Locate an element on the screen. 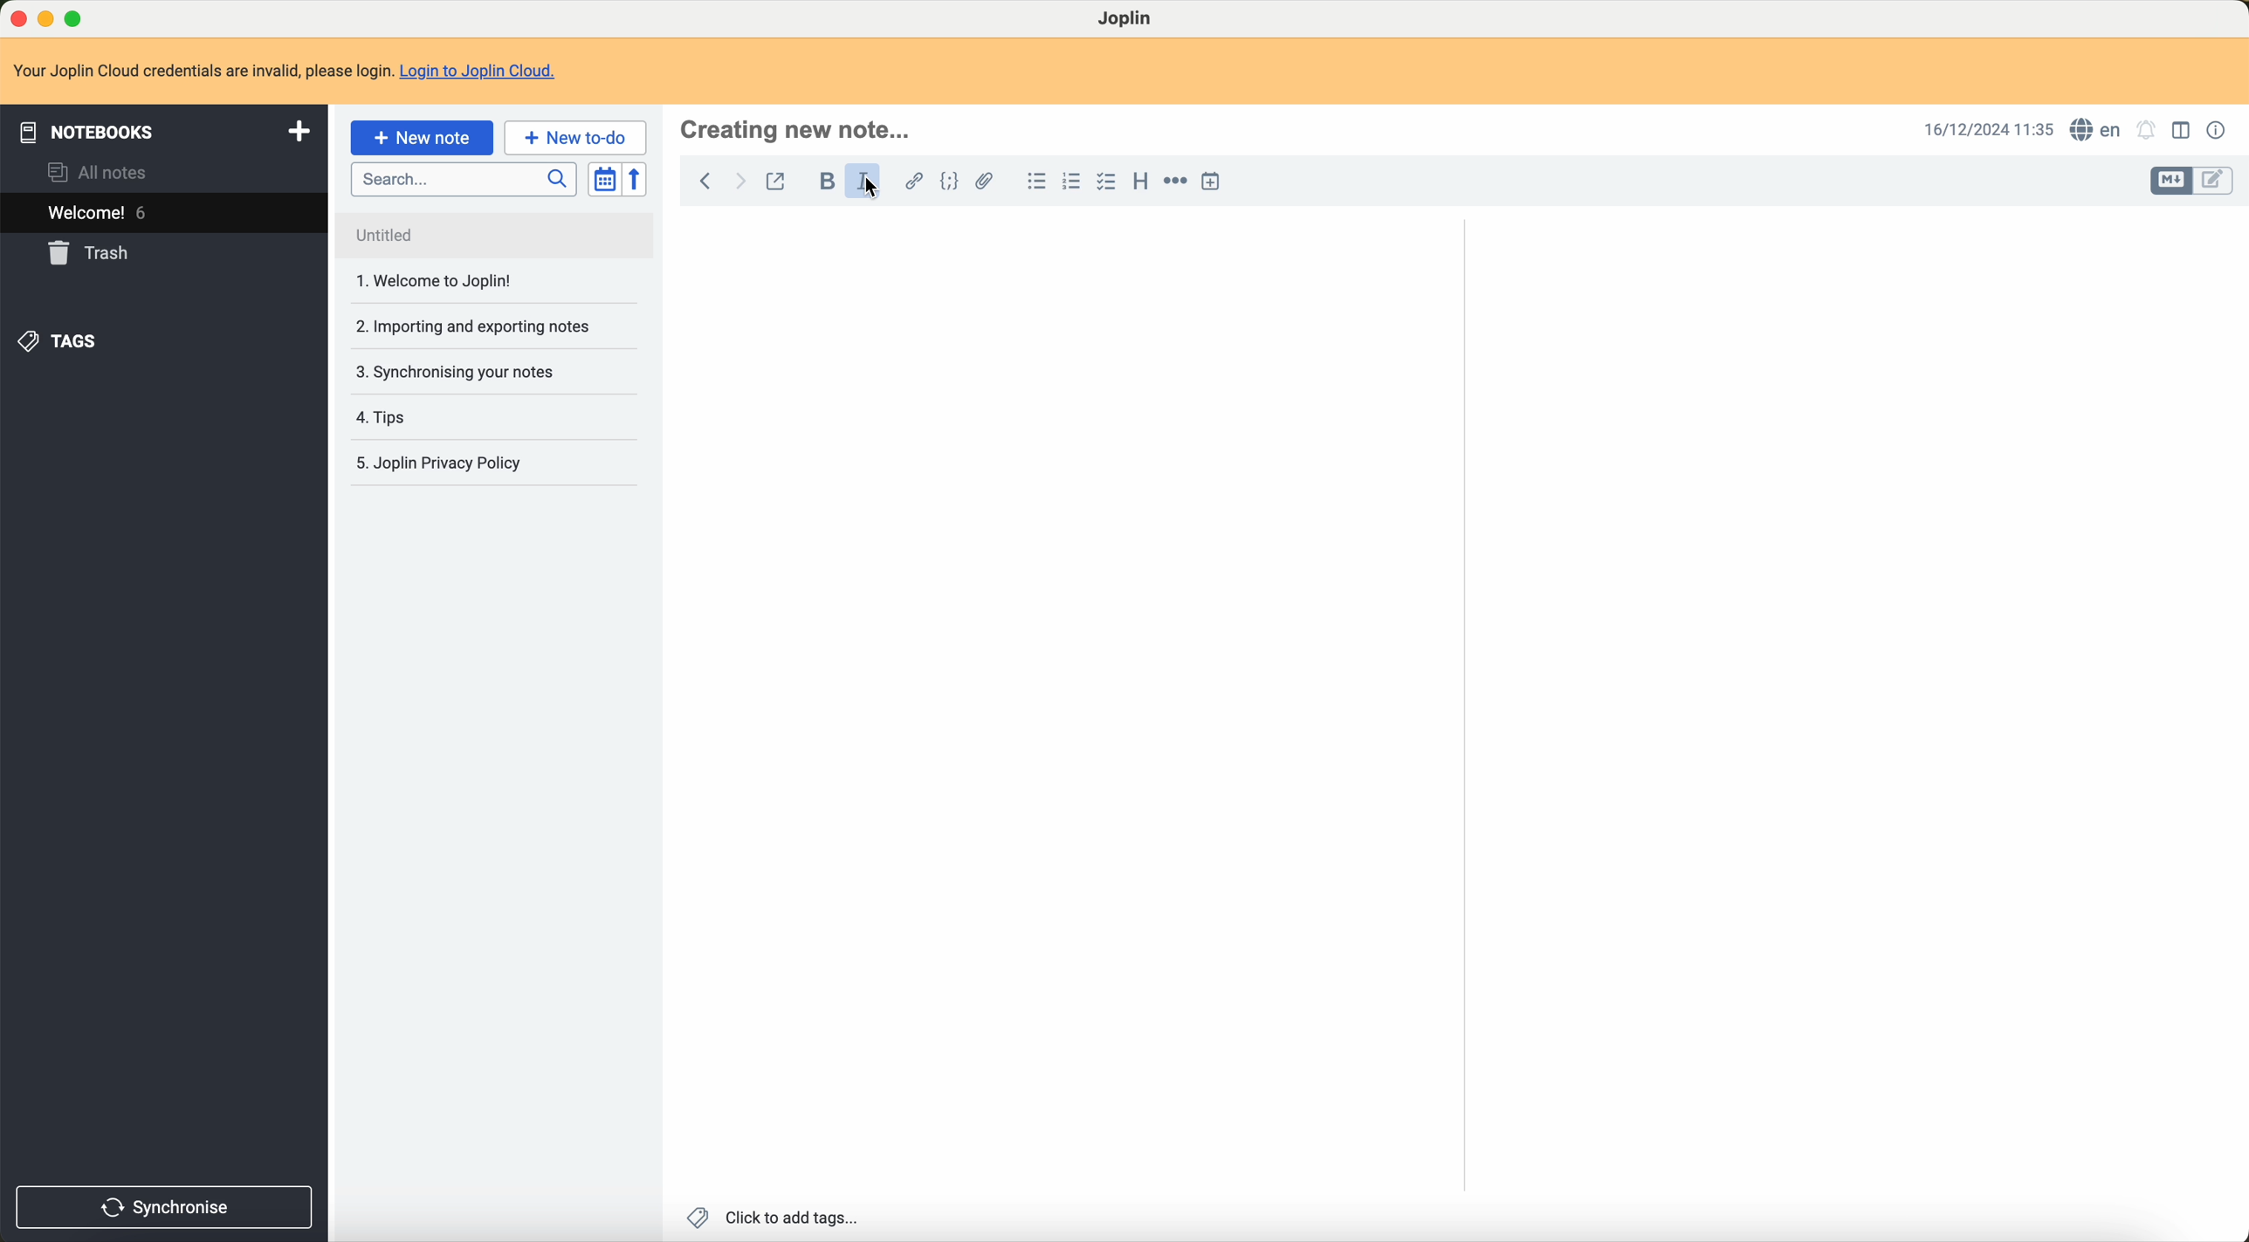 The width and height of the screenshot is (2249, 1242). 1.welcome to Joplin is located at coordinates (441, 283).